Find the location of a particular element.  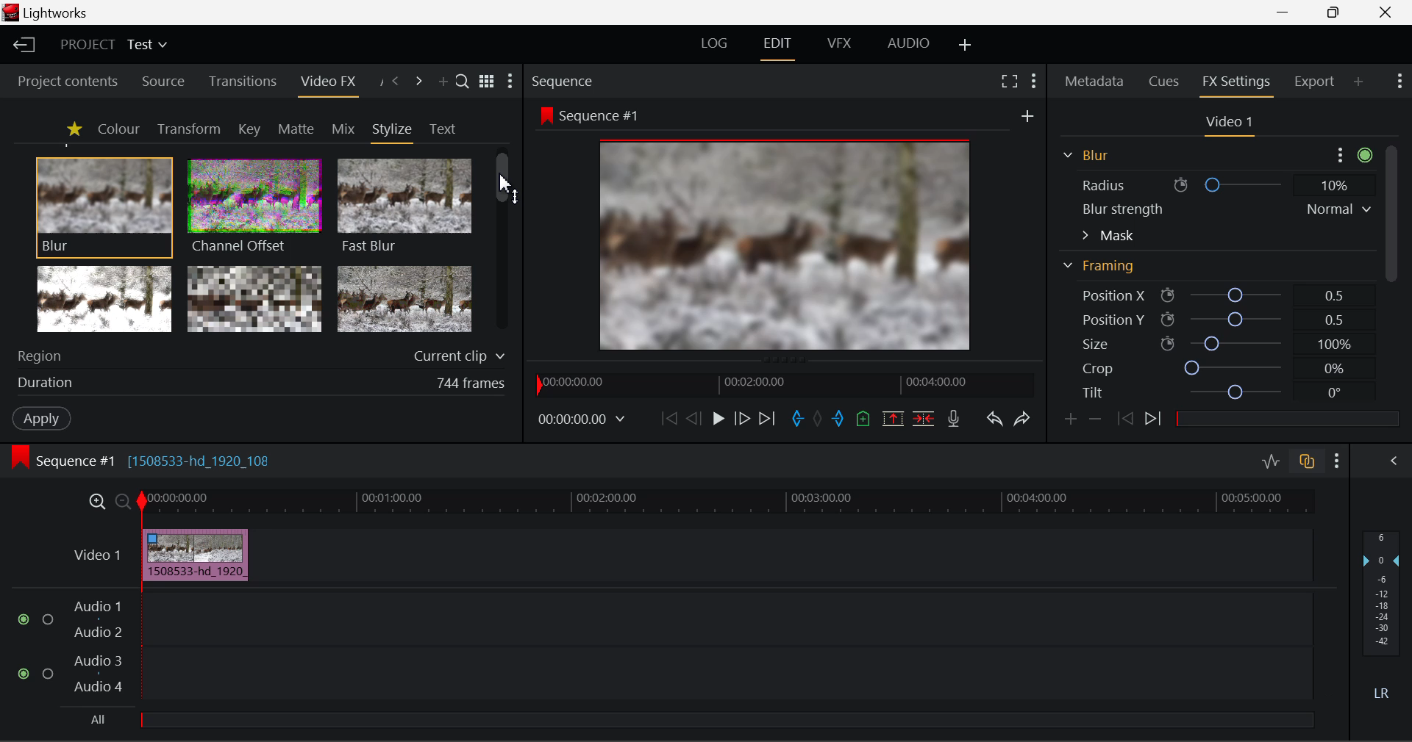

Tilt is located at coordinates (1213, 392).